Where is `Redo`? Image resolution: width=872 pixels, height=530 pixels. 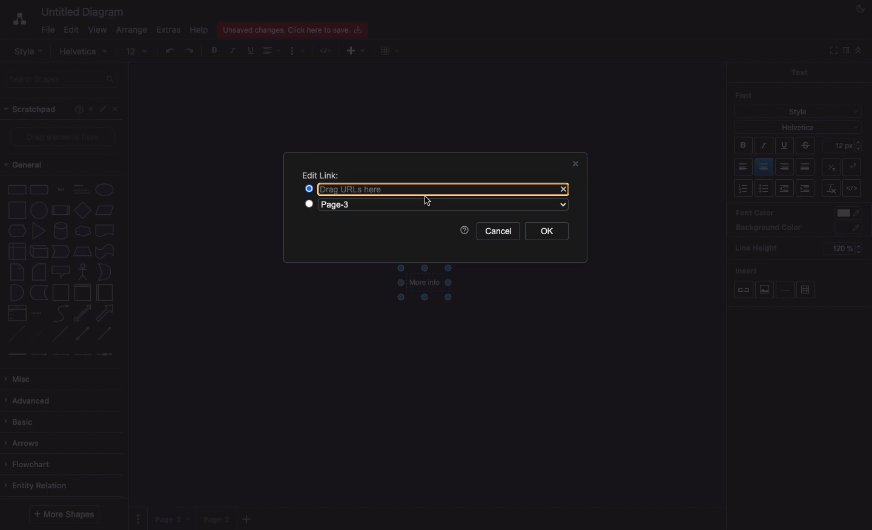 Redo is located at coordinates (190, 51).